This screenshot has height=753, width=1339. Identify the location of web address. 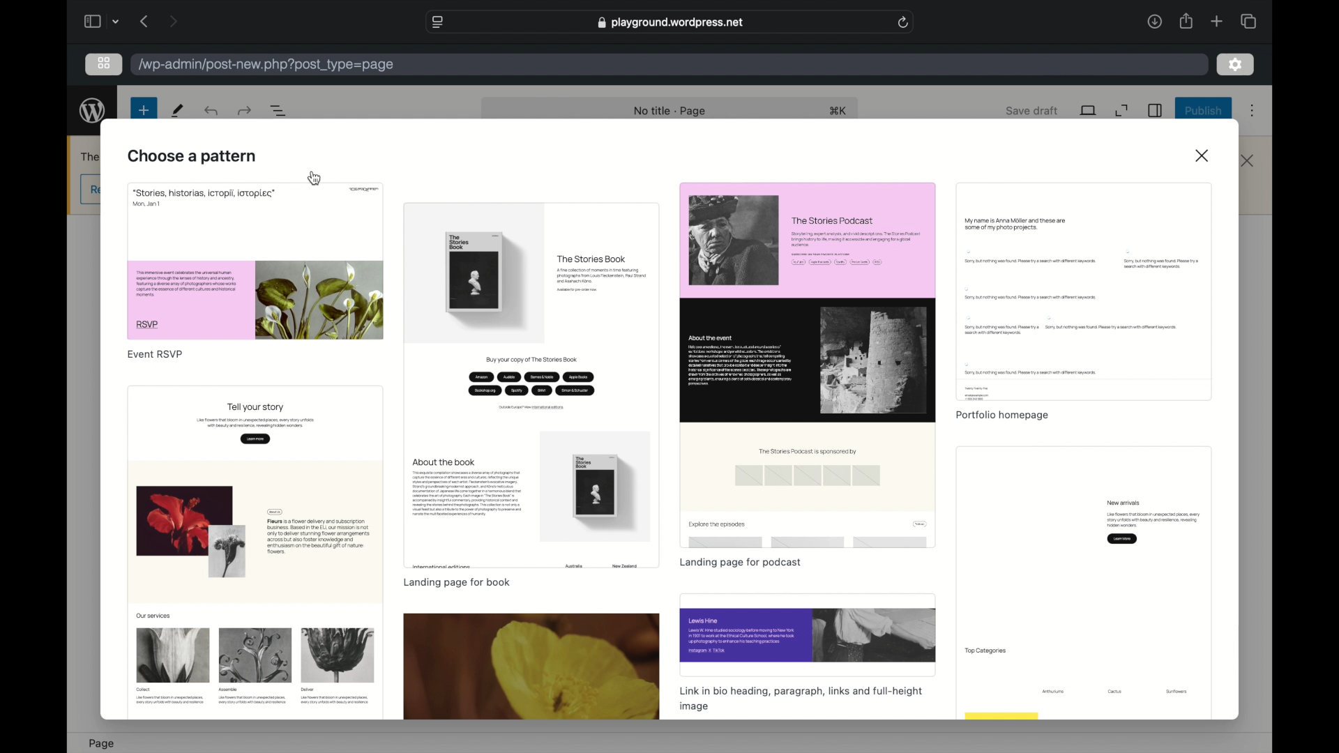
(669, 23).